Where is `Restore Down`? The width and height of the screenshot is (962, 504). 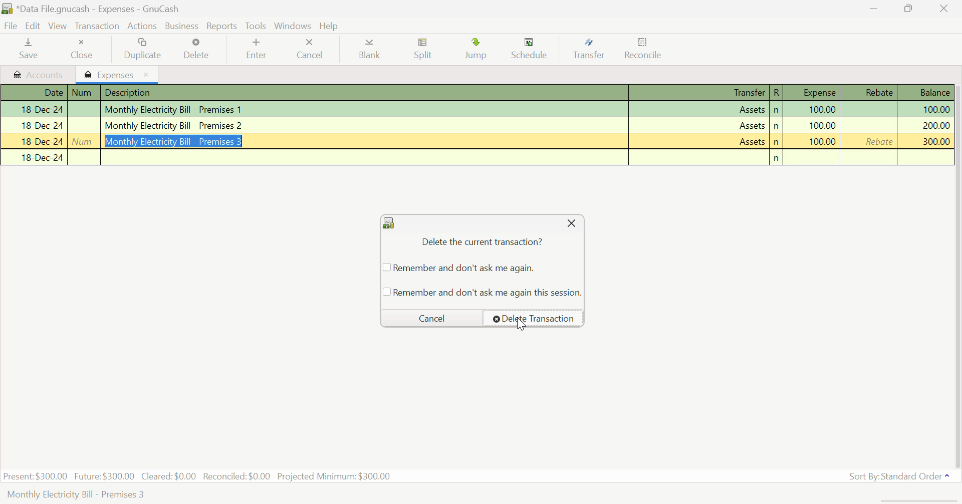 Restore Down is located at coordinates (872, 8).